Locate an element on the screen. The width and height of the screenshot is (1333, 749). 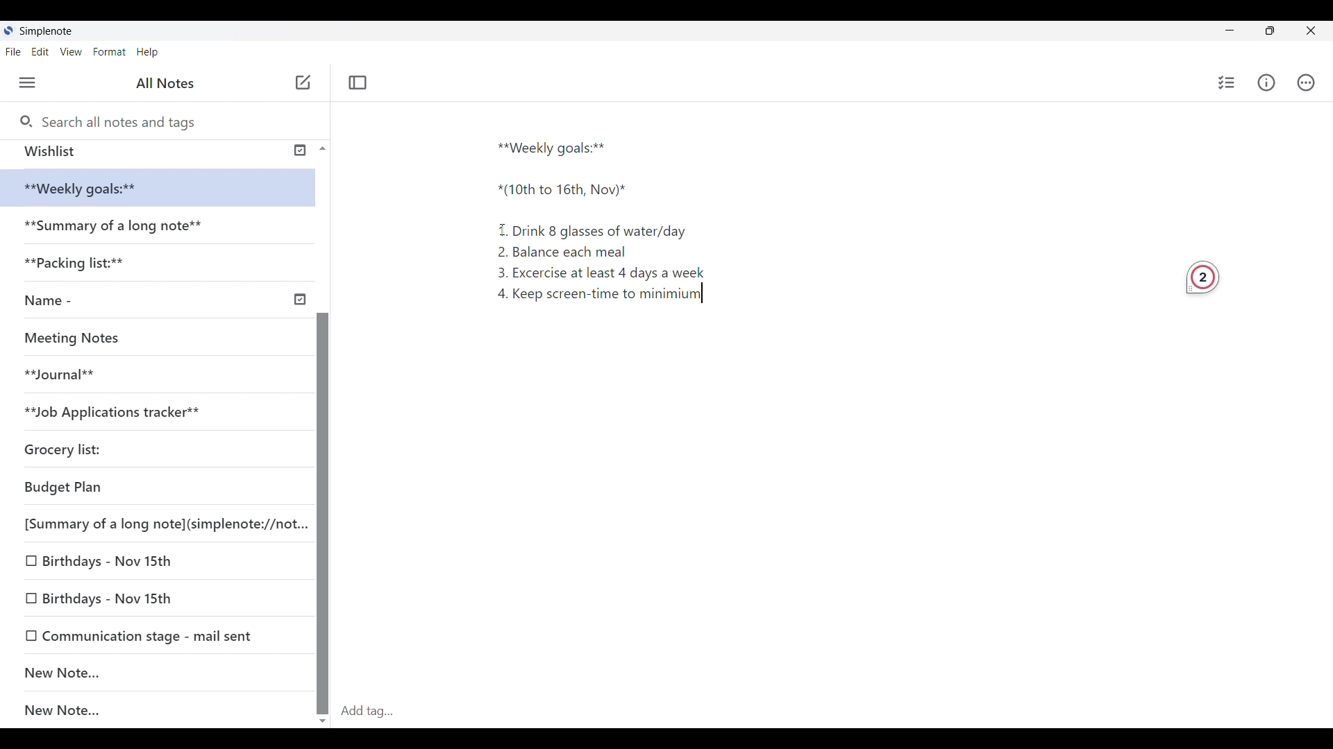
Edit is located at coordinates (44, 53).